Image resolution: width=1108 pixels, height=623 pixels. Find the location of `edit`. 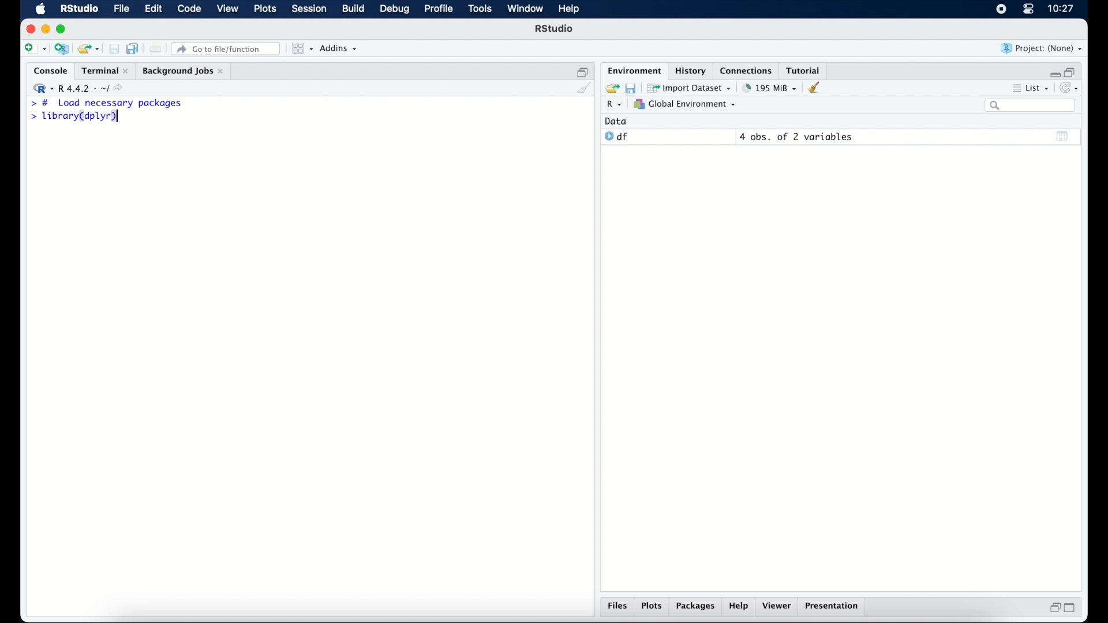

edit is located at coordinates (152, 9).